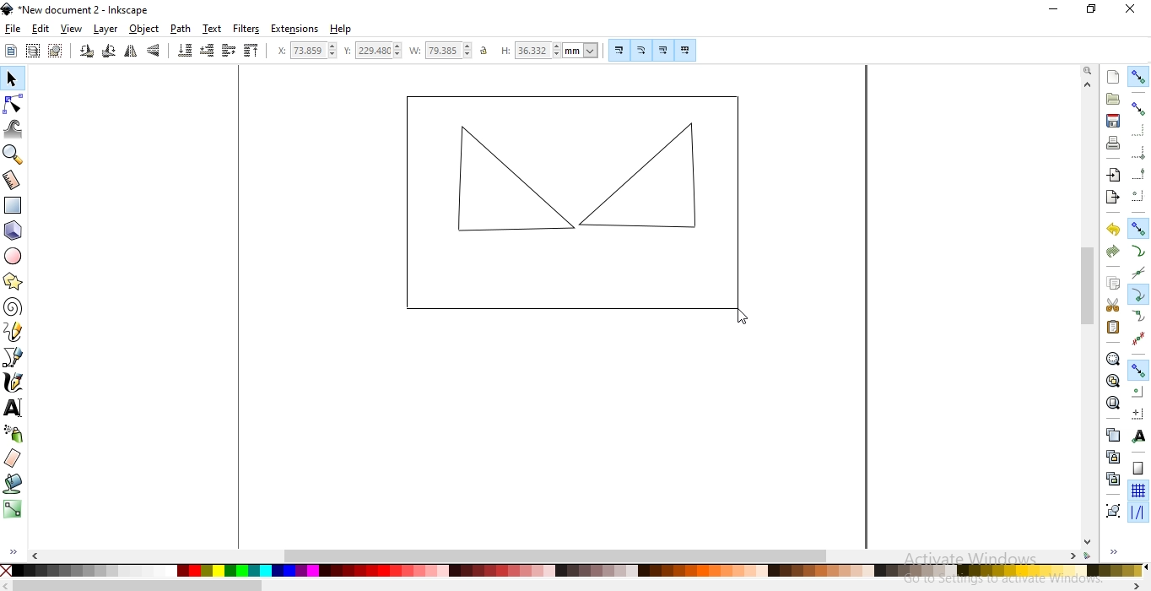 Image resolution: width=1151 pixels, height=591 pixels. What do you see at coordinates (1113, 403) in the screenshot?
I see `zoom to fit page` at bounding box center [1113, 403].